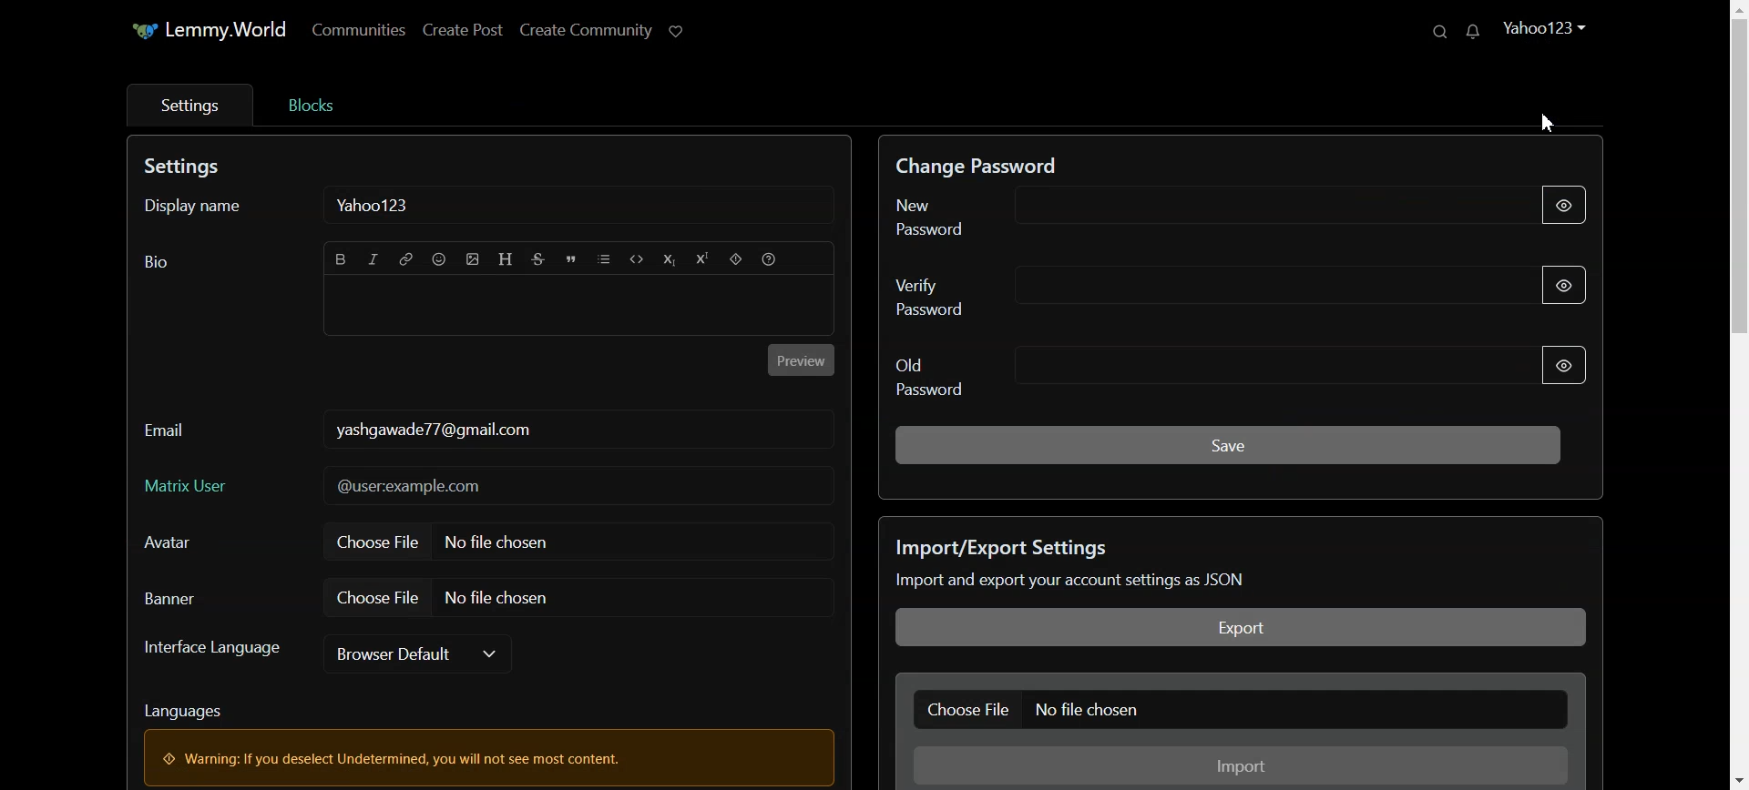  What do you see at coordinates (491, 741) in the screenshot?
I see `Text` at bounding box center [491, 741].